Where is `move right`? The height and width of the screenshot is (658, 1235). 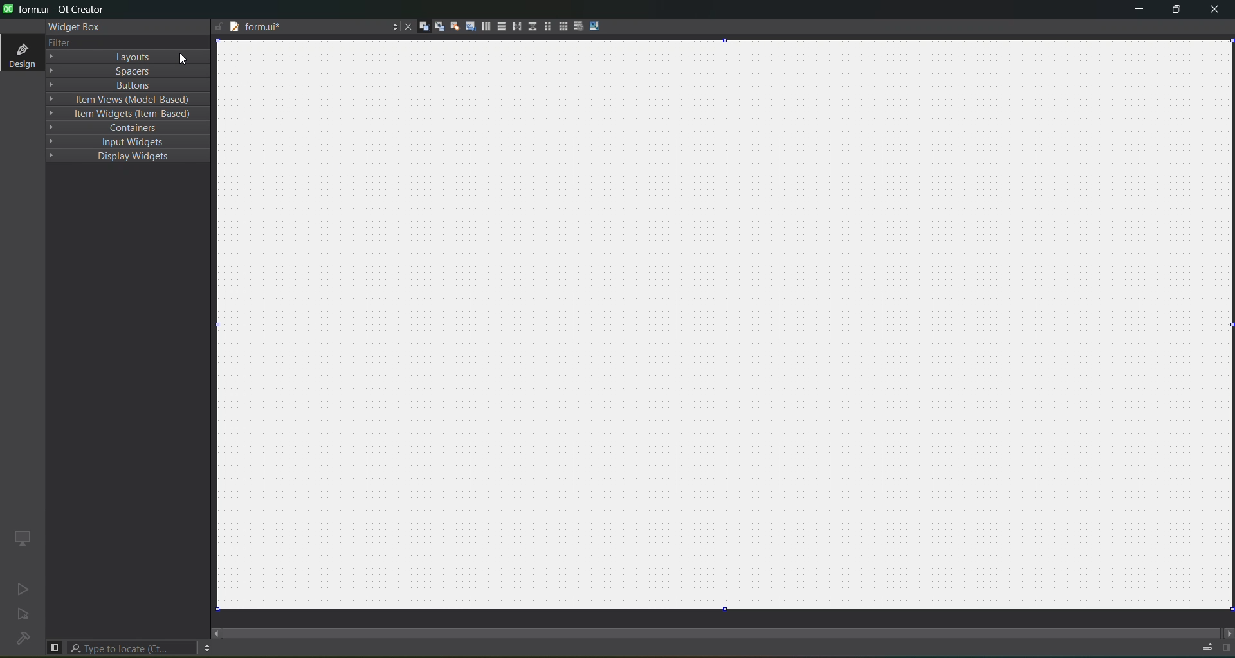 move right is located at coordinates (1226, 632).